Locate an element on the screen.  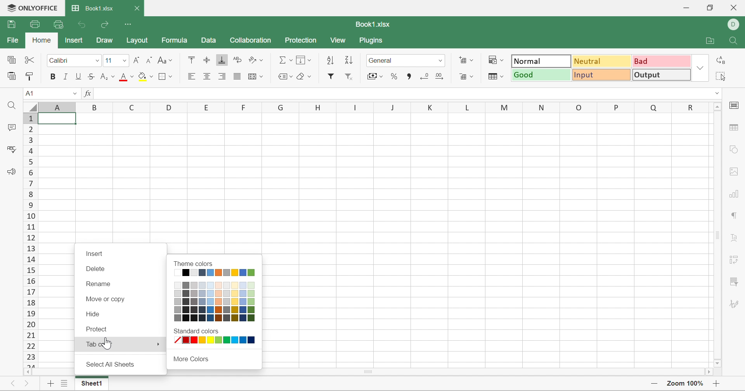
Align Top is located at coordinates (190, 60).